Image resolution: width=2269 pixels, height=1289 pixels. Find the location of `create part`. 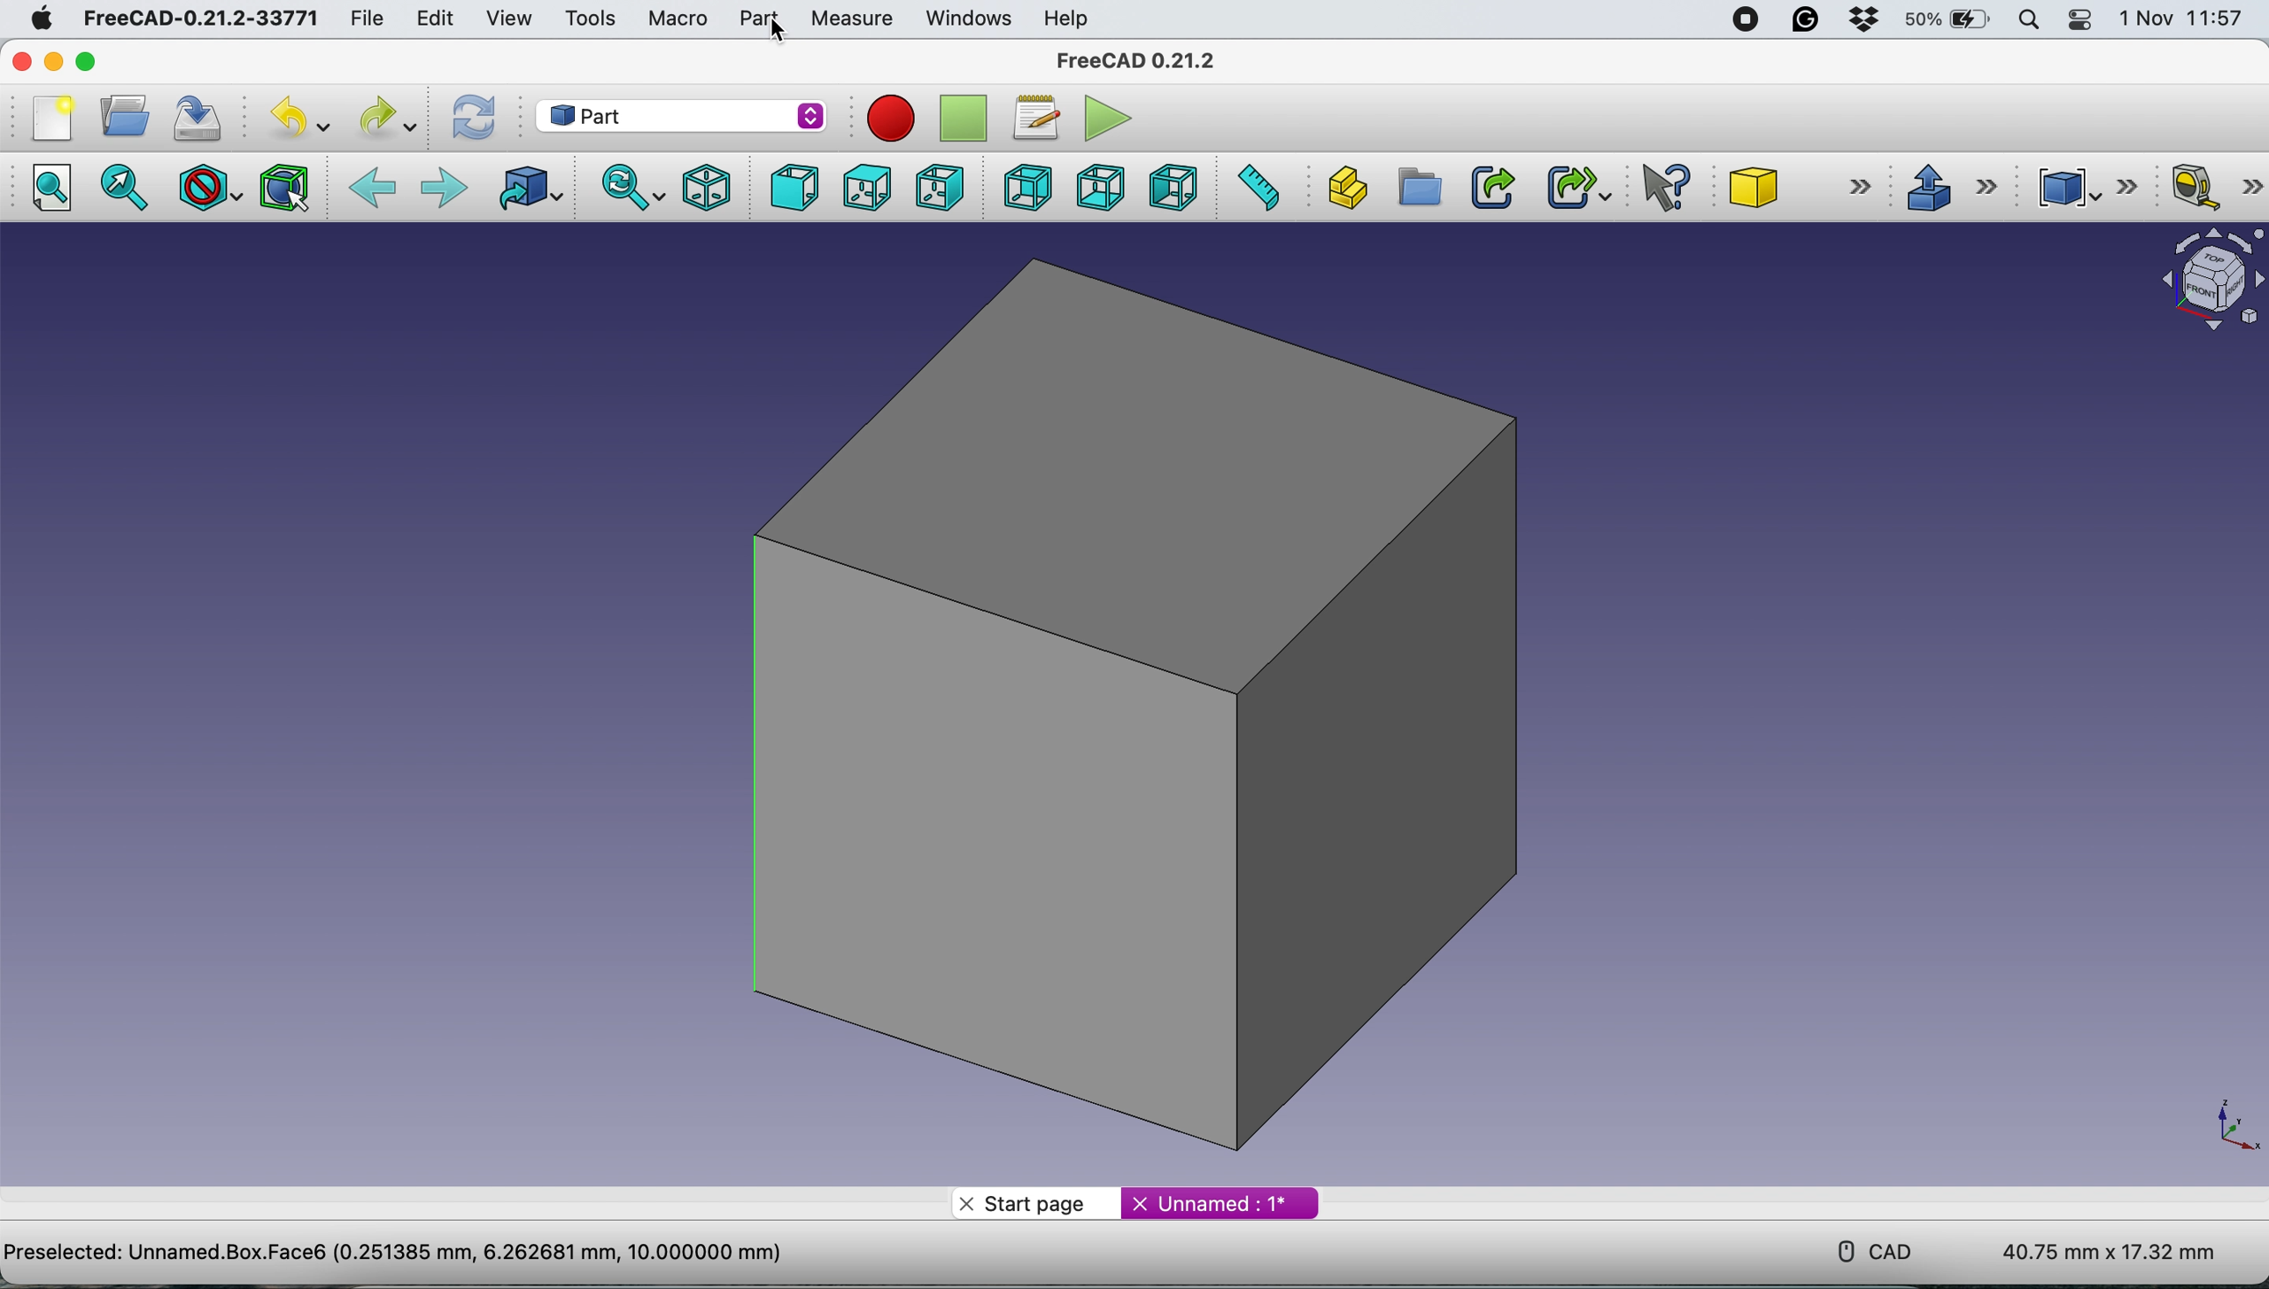

create part is located at coordinates (1344, 188).